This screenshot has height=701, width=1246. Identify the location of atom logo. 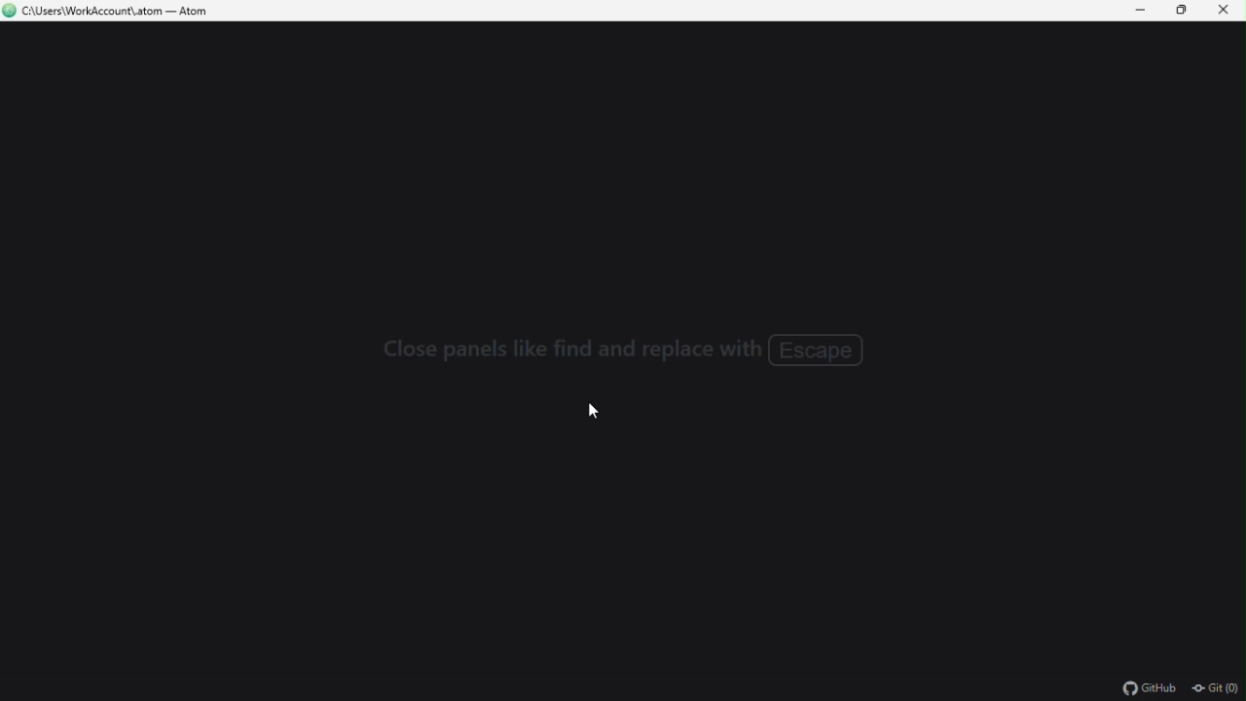
(10, 12).